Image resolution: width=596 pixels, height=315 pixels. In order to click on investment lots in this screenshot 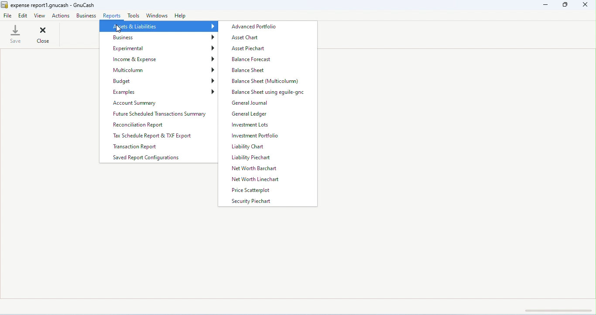, I will do `click(250, 125)`.